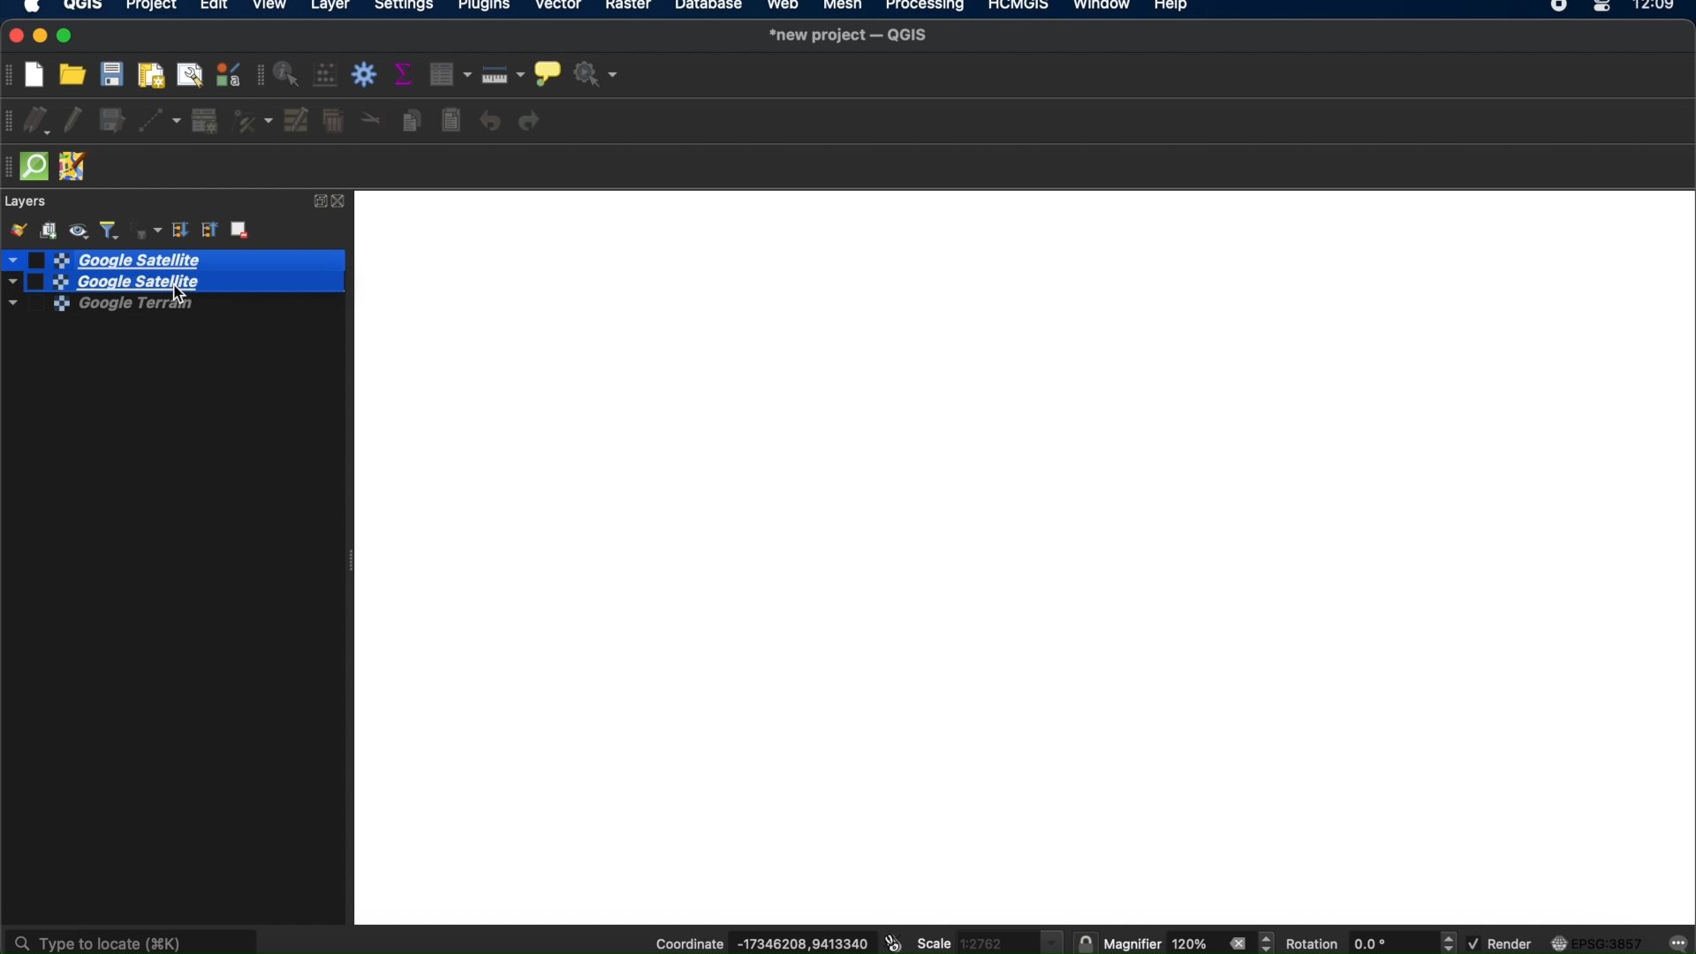 The height and width of the screenshot is (954, 1696). What do you see at coordinates (370, 119) in the screenshot?
I see `cut features` at bounding box center [370, 119].